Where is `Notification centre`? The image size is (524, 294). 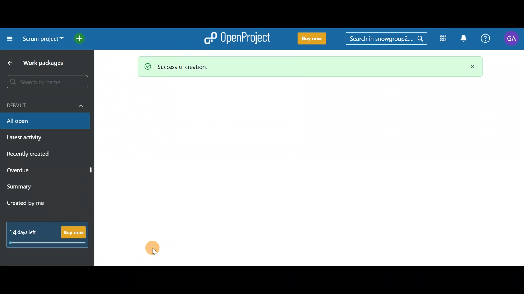
Notification centre is located at coordinates (463, 39).